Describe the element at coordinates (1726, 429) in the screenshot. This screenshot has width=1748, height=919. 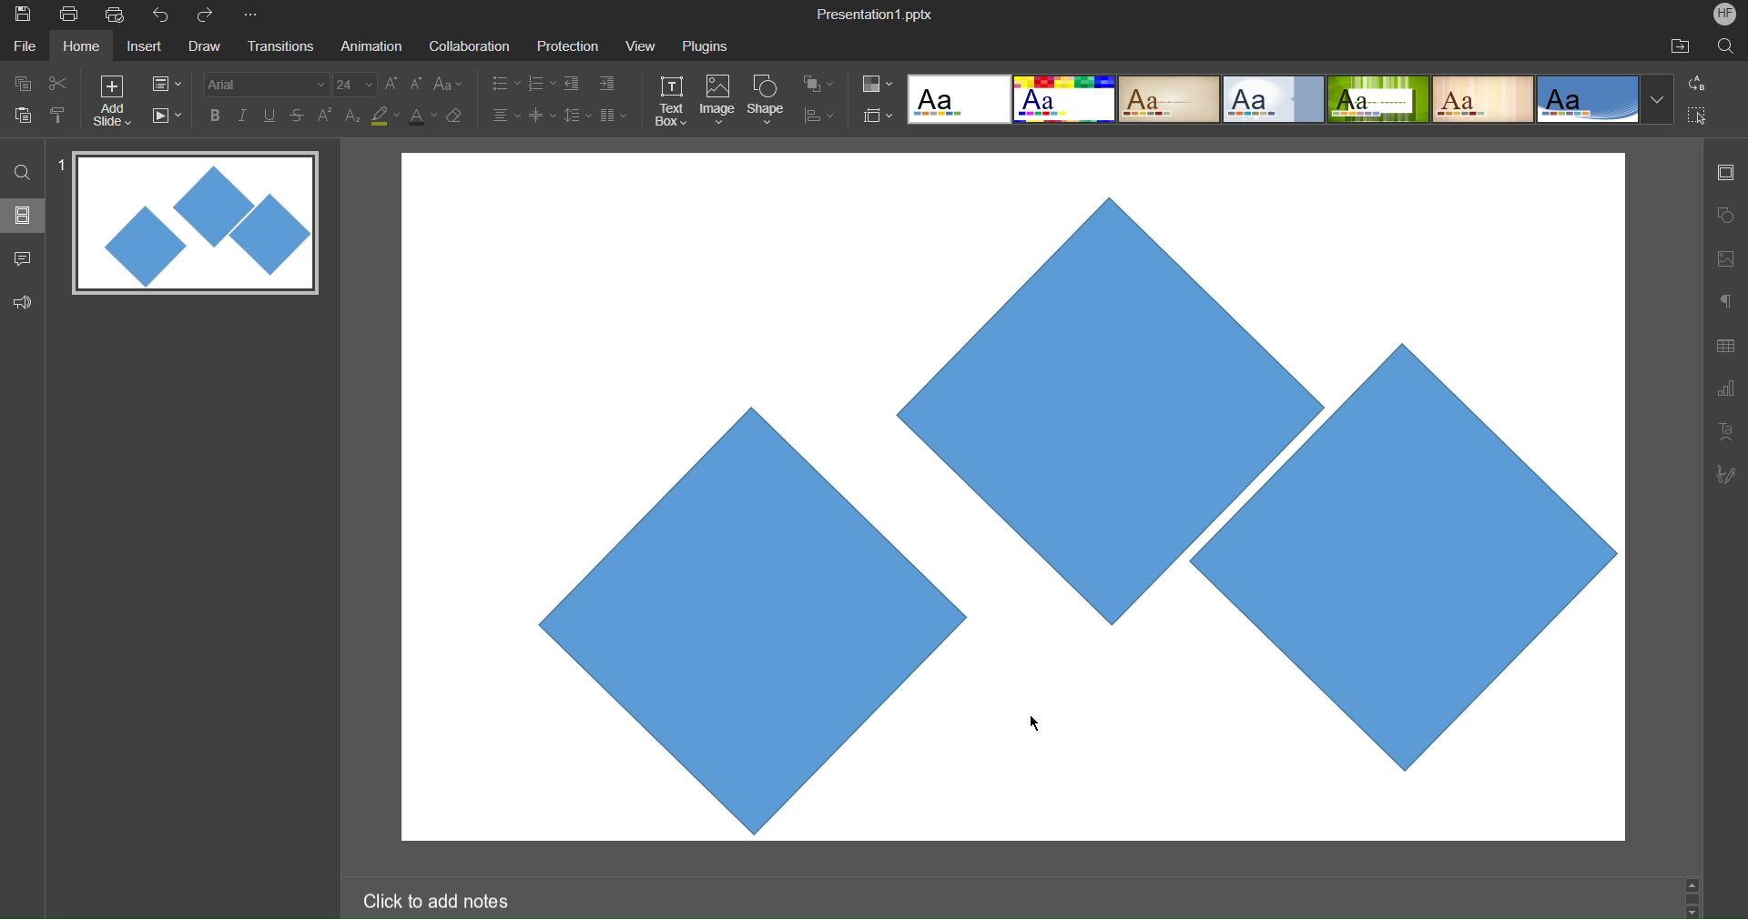
I see `Text Art` at that location.